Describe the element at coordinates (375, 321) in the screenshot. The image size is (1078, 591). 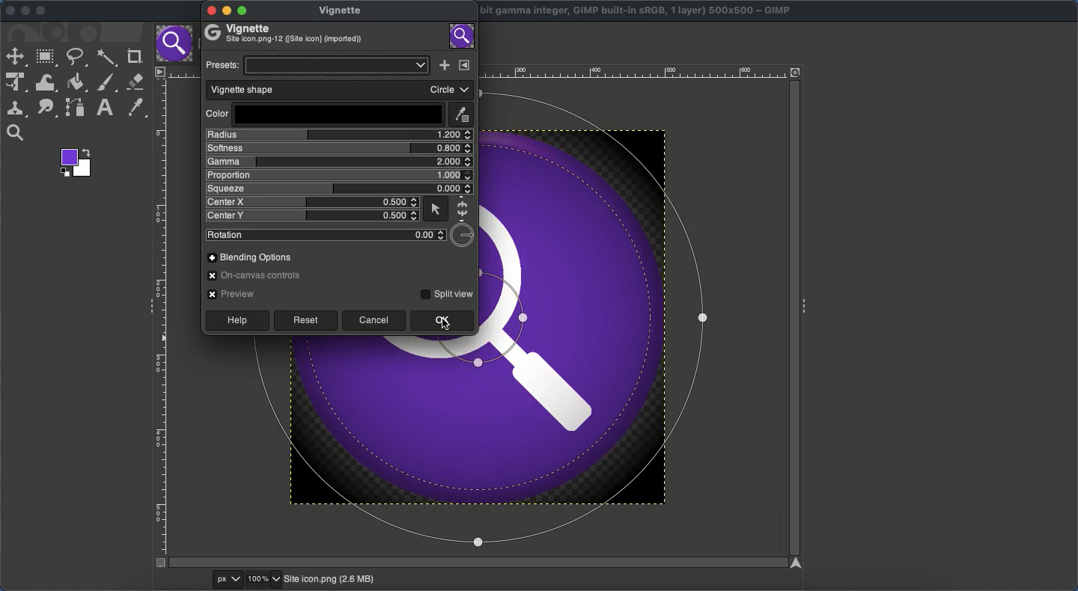
I see `Cancel` at that location.